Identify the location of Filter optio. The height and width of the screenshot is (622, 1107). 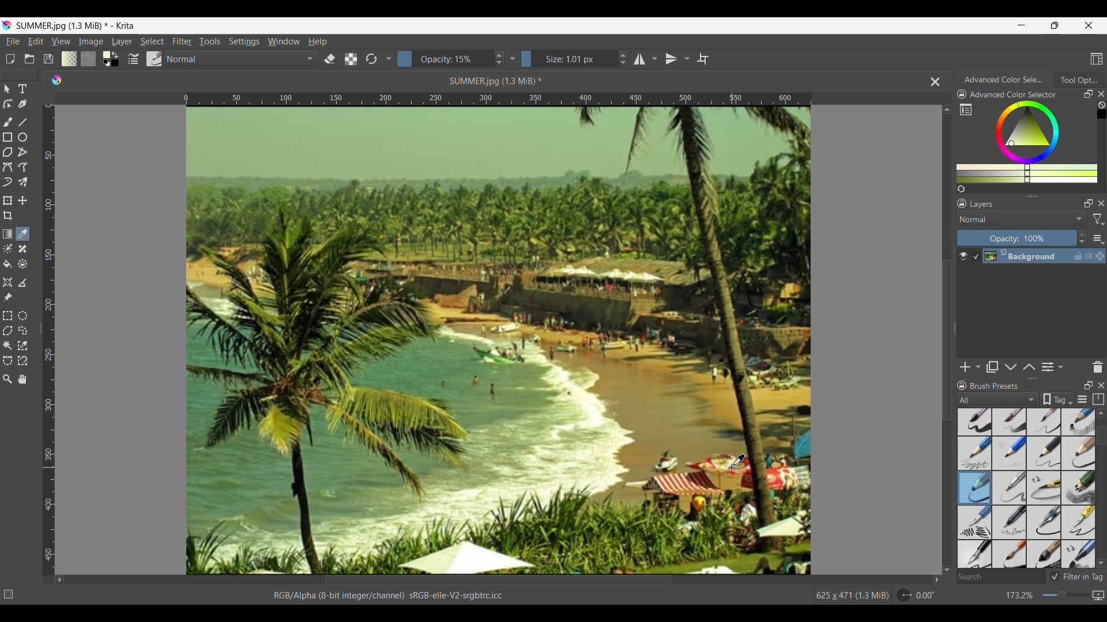
(1098, 221).